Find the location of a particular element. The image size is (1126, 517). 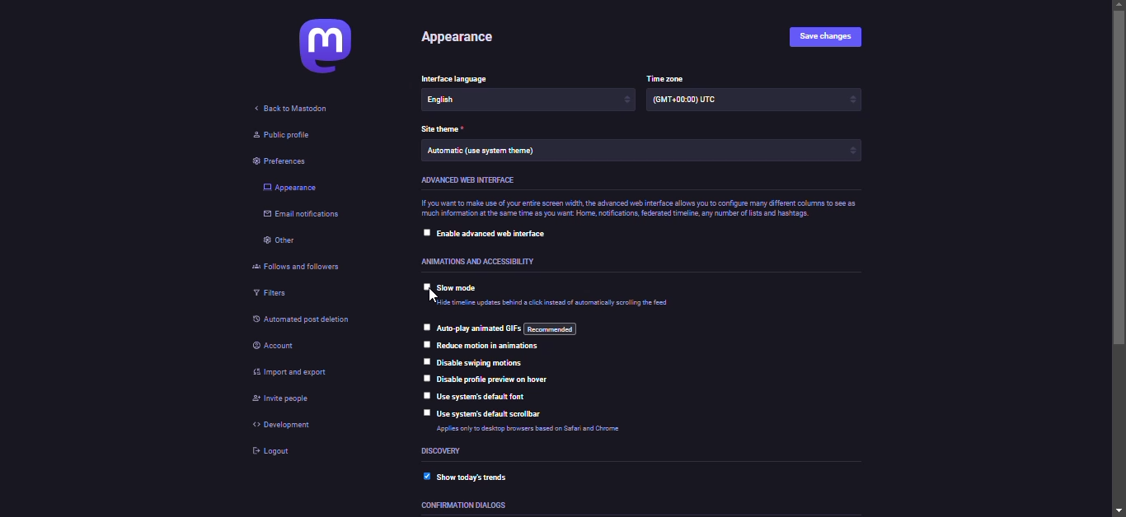

Applies only to desktop browsers based on Safari and Chrome is located at coordinates (547, 430).